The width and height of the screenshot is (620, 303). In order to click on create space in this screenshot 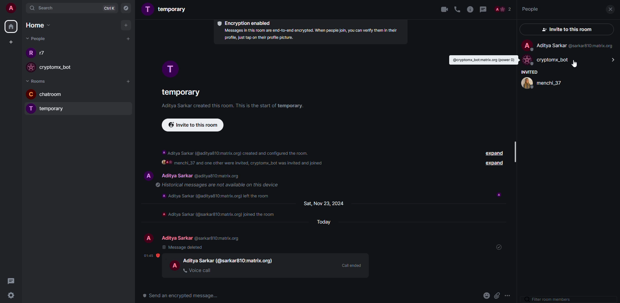, I will do `click(11, 42)`.